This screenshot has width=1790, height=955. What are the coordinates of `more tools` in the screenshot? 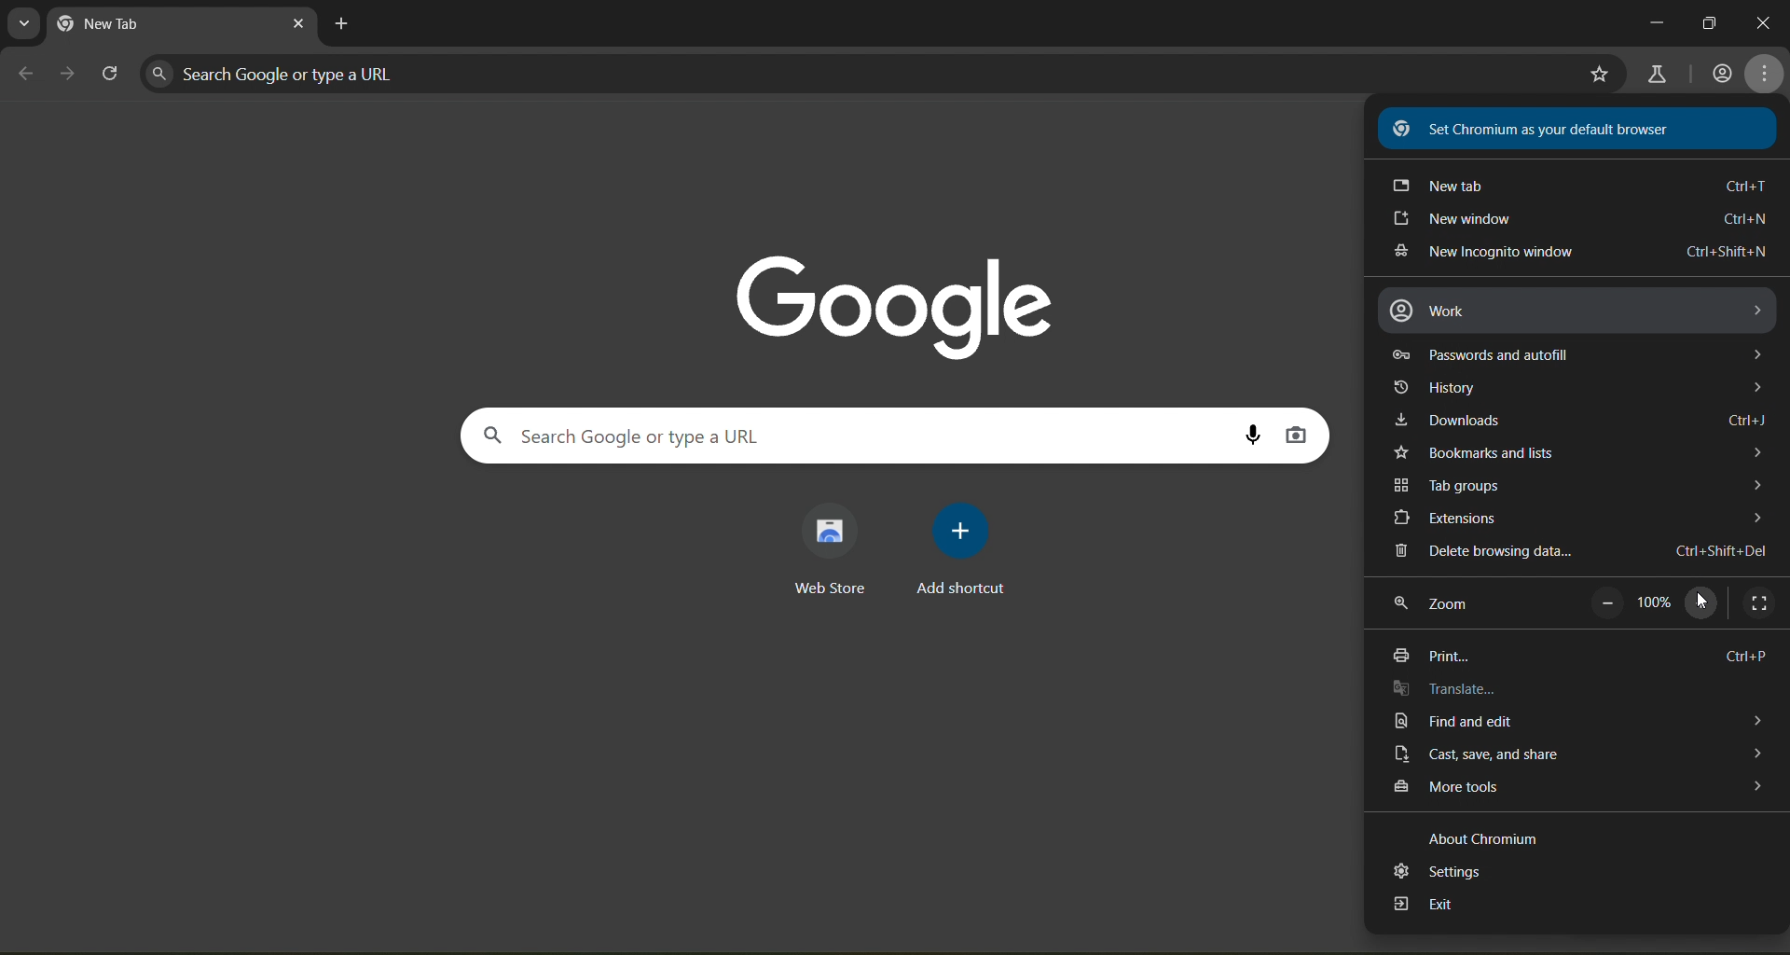 It's located at (1576, 791).